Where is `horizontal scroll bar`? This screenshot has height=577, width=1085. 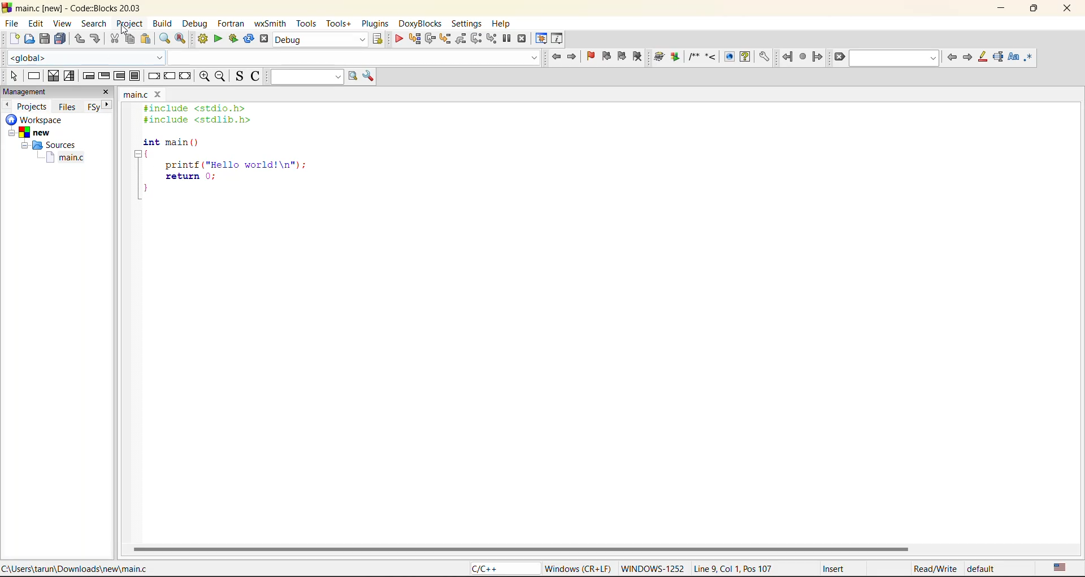
horizontal scroll bar is located at coordinates (520, 549).